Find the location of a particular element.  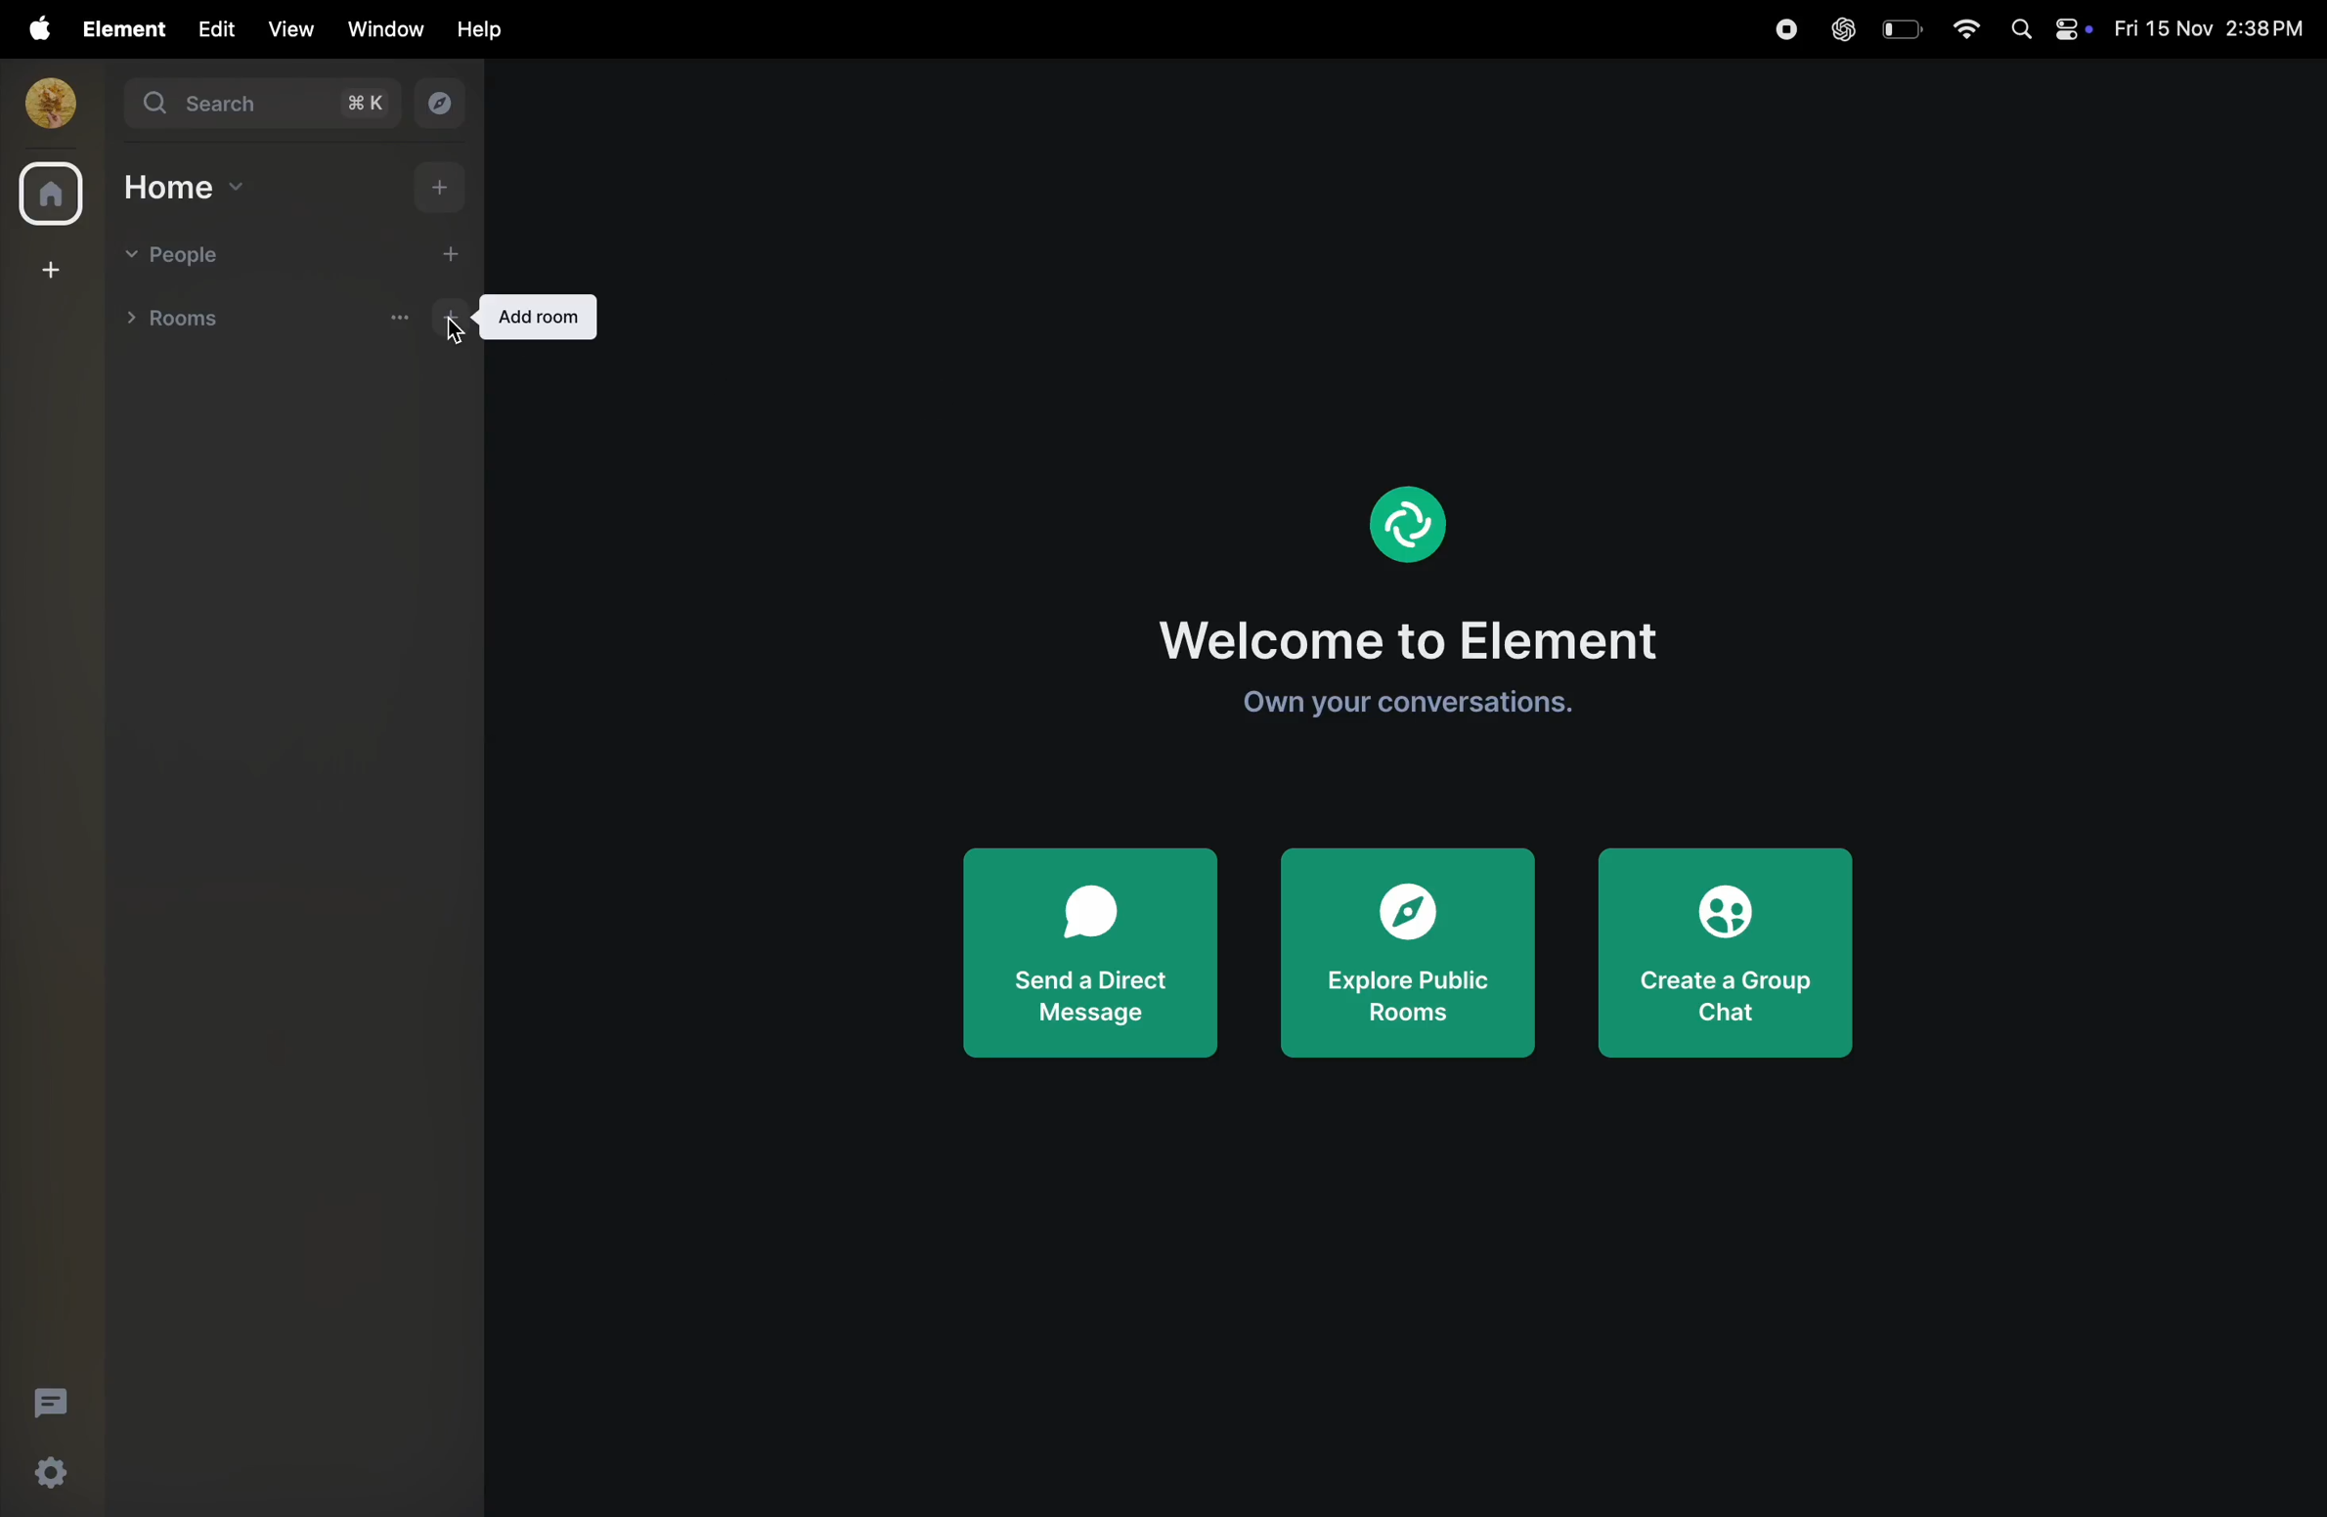

battery is located at coordinates (1899, 28).